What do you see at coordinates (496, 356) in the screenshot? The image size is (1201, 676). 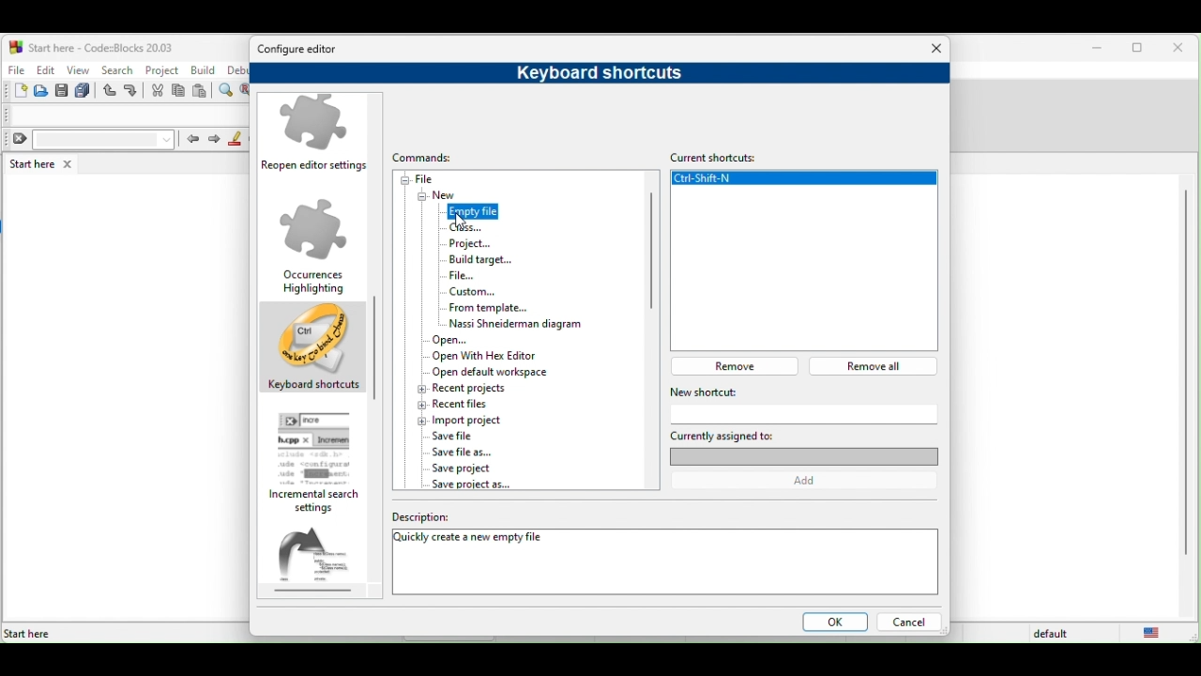 I see `open with hex editor` at bounding box center [496, 356].